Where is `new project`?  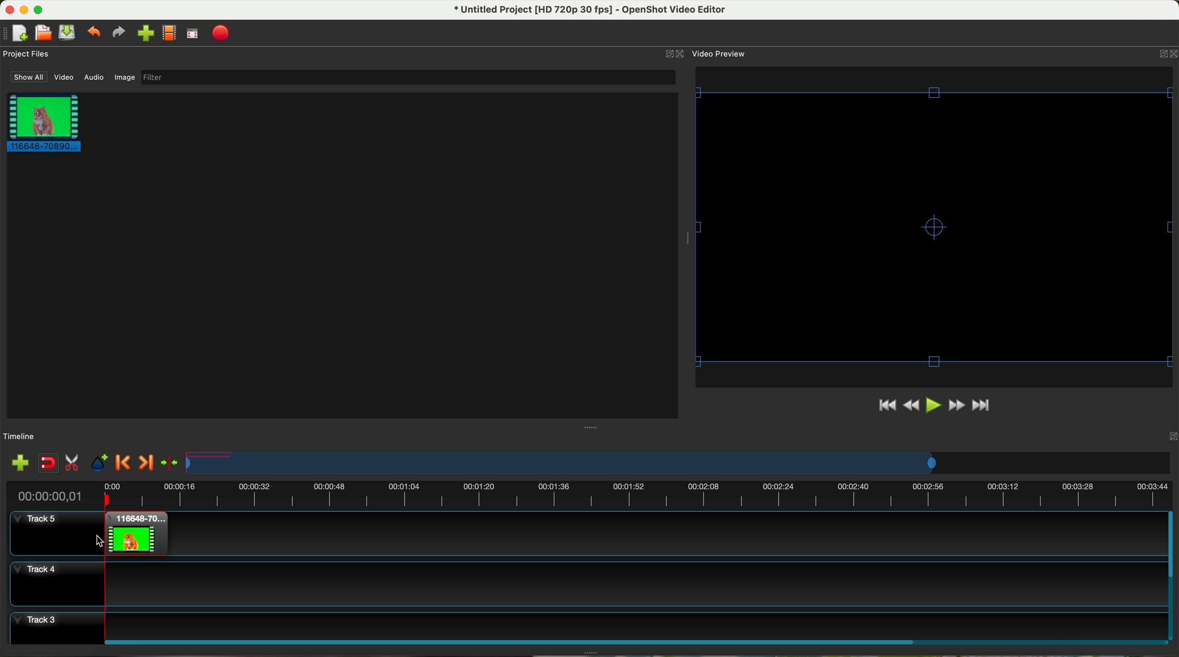 new project is located at coordinates (15, 33).